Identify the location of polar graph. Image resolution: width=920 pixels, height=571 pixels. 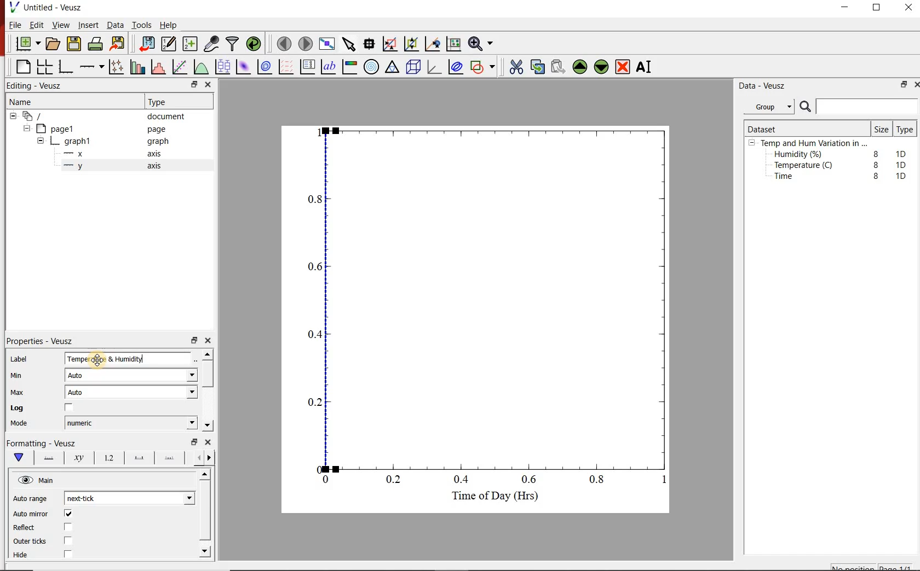
(372, 68).